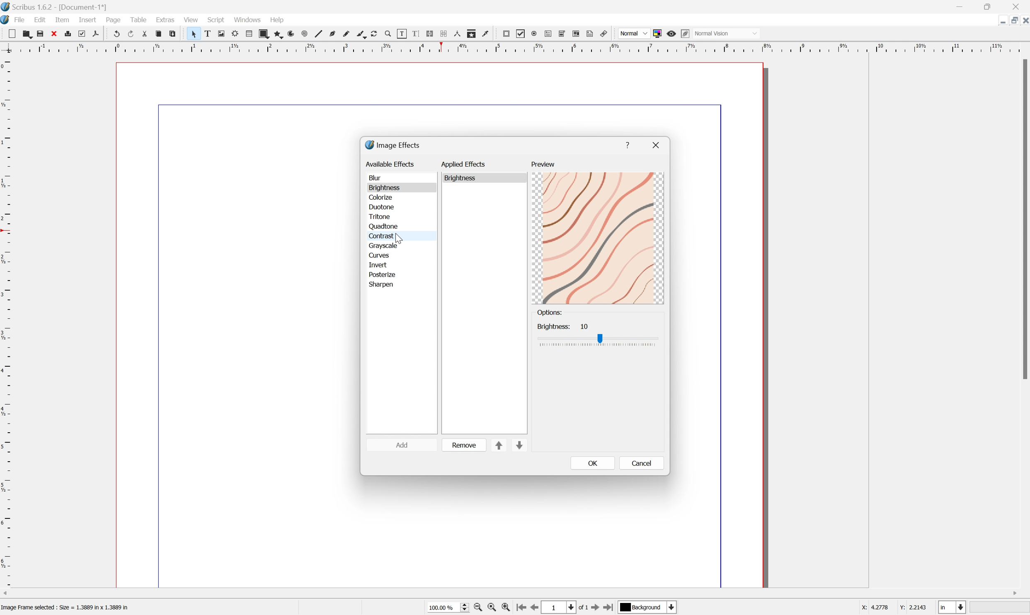 This screenshot has width=1030, height=615. Describe the element at coordinates (247, 18) in the screenshot. I see `Windows` at that location.